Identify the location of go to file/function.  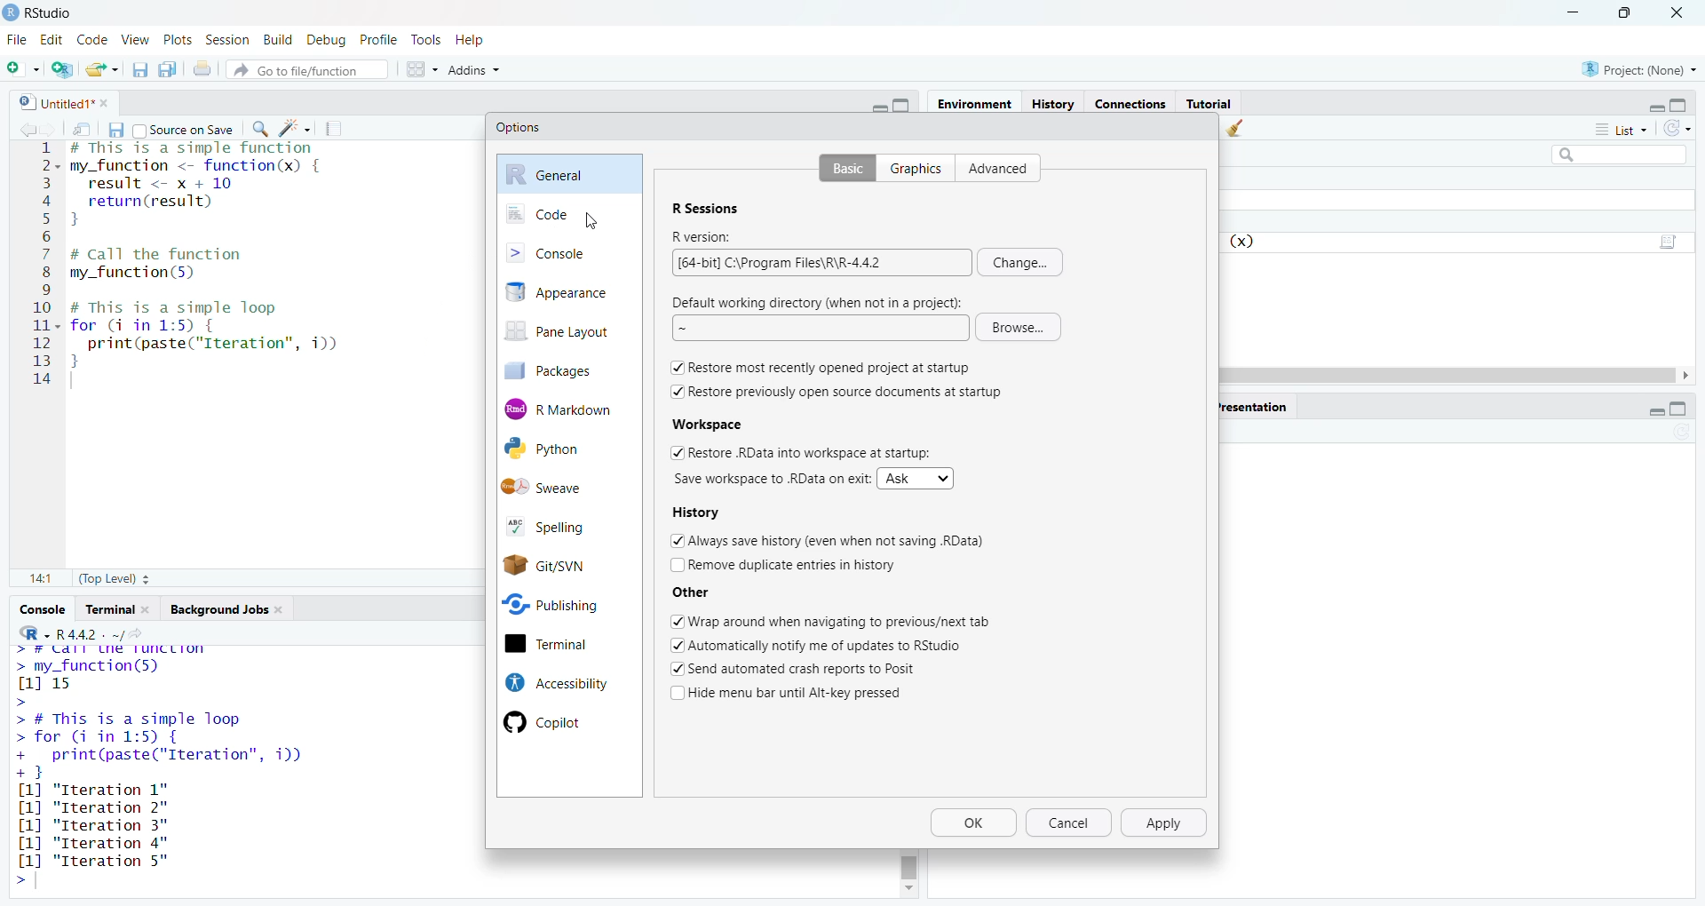
(308, 68).